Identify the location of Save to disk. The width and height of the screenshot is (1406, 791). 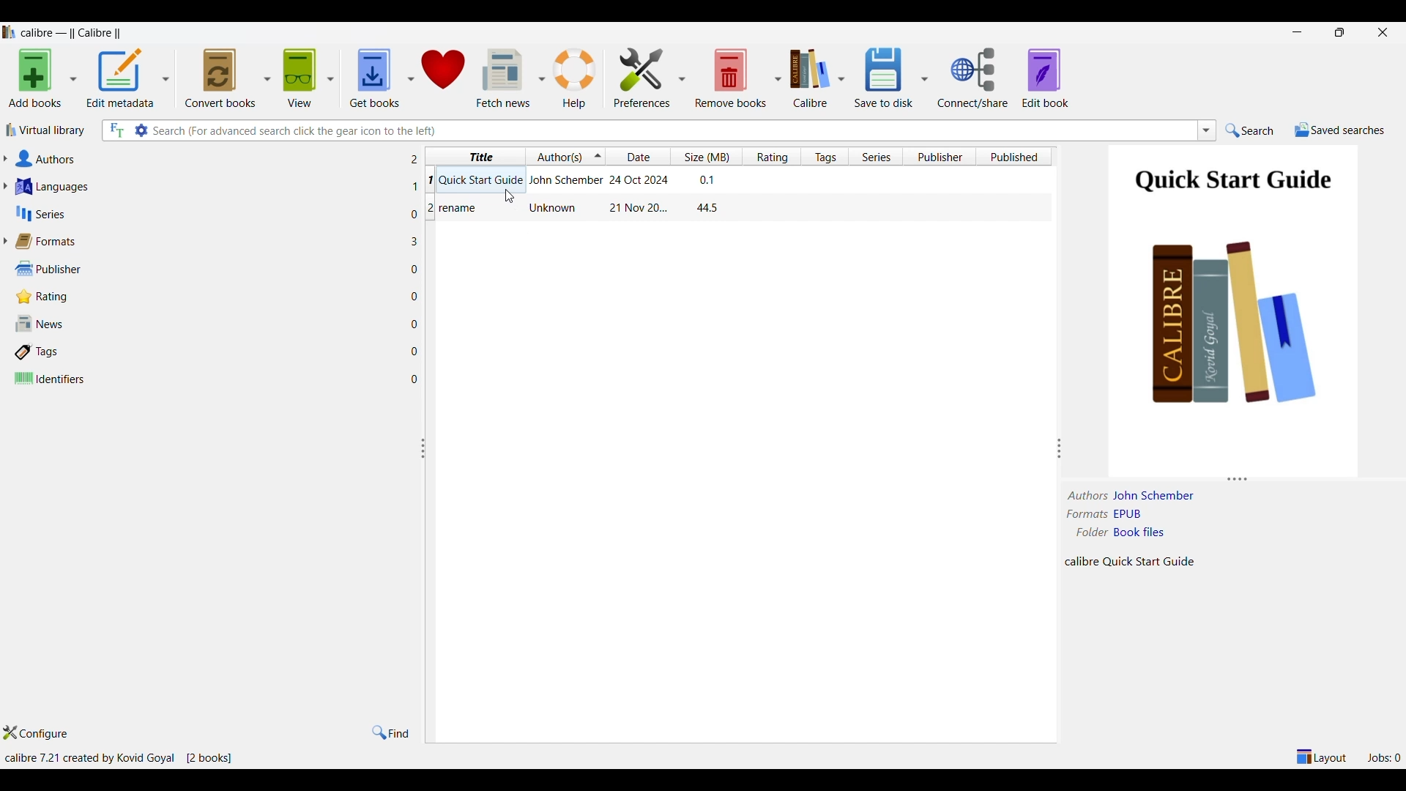
(885, 78).